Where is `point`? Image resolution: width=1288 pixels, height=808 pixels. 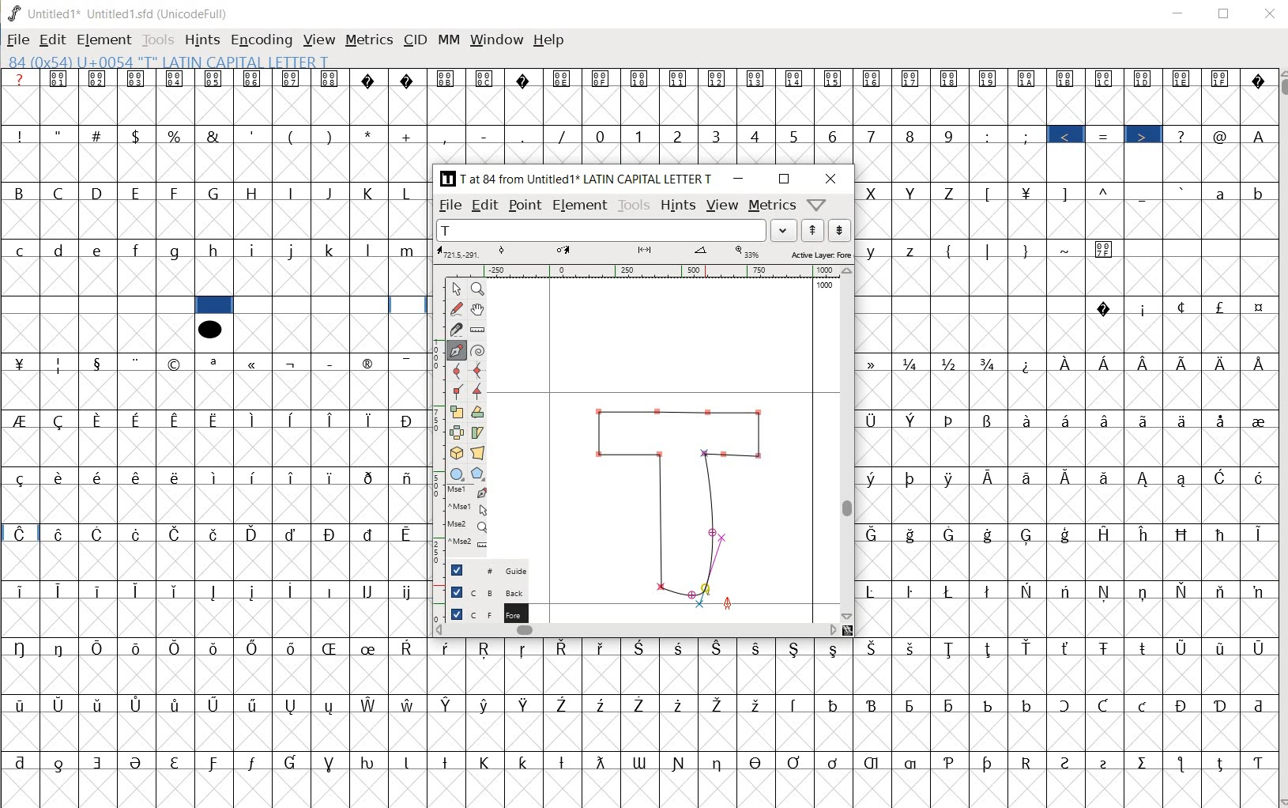
point is located at coordinates (454, 289).